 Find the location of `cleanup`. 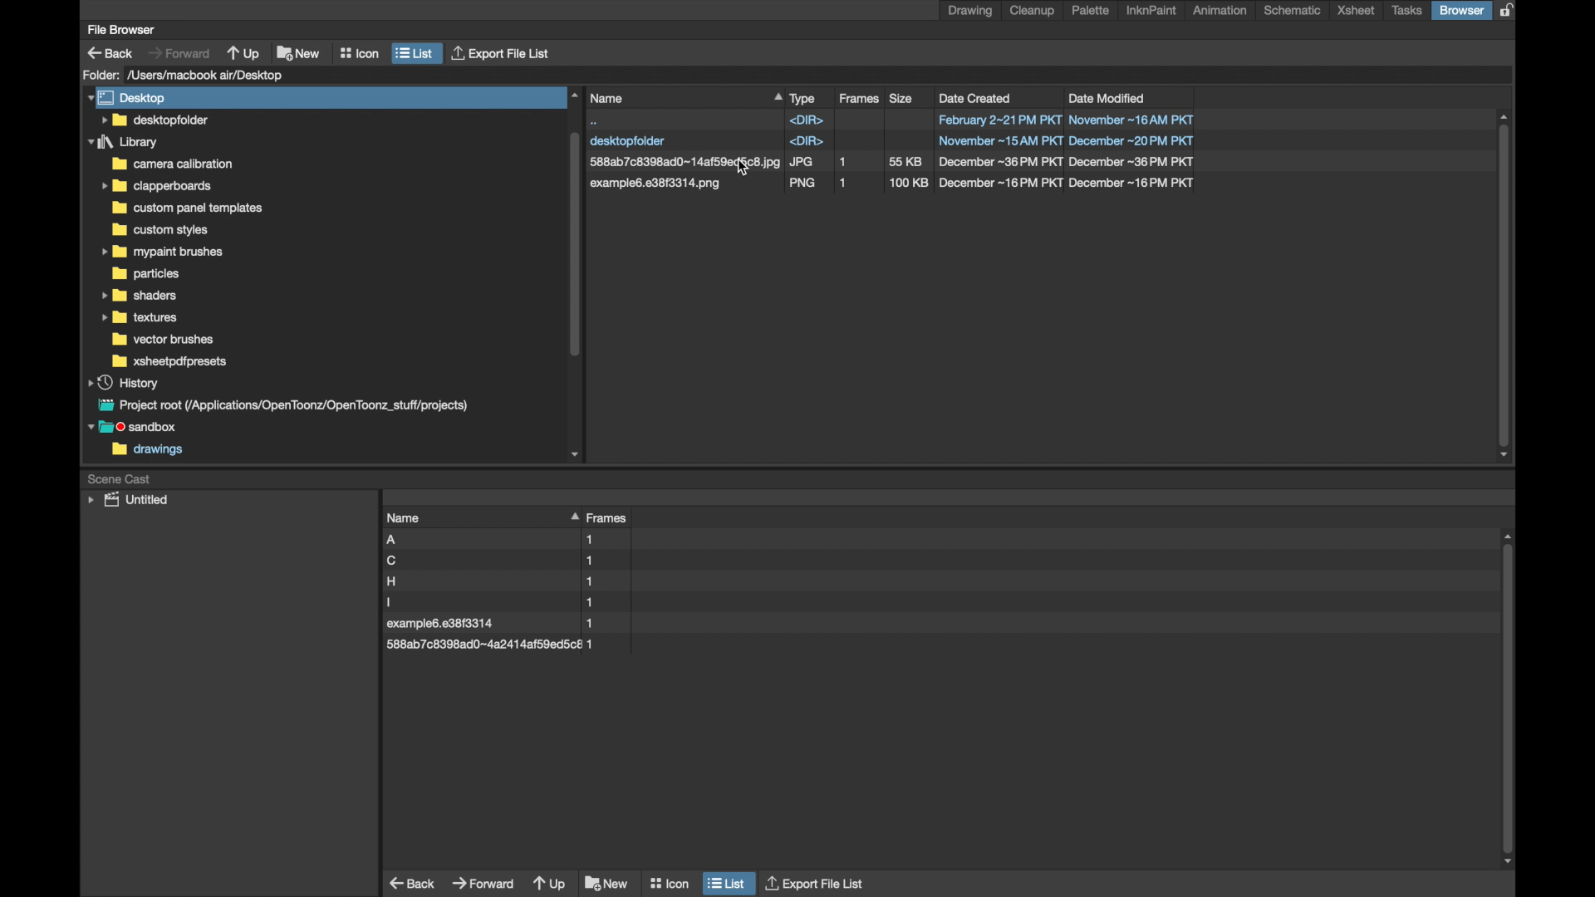

cleanup is located at coordinates (1035, 11).